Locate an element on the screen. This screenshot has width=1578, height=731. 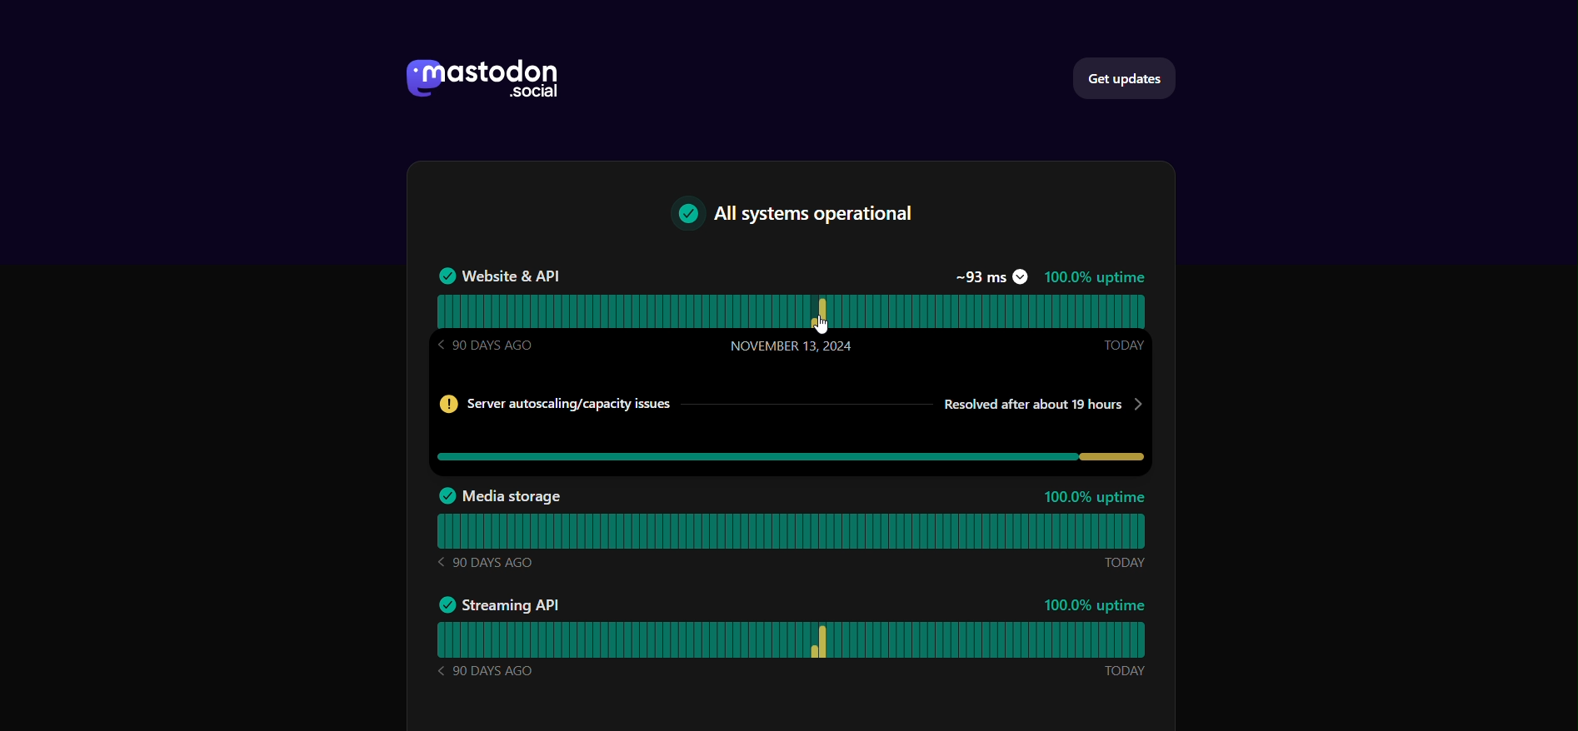
get updates is located at coordinates (1128, 77).